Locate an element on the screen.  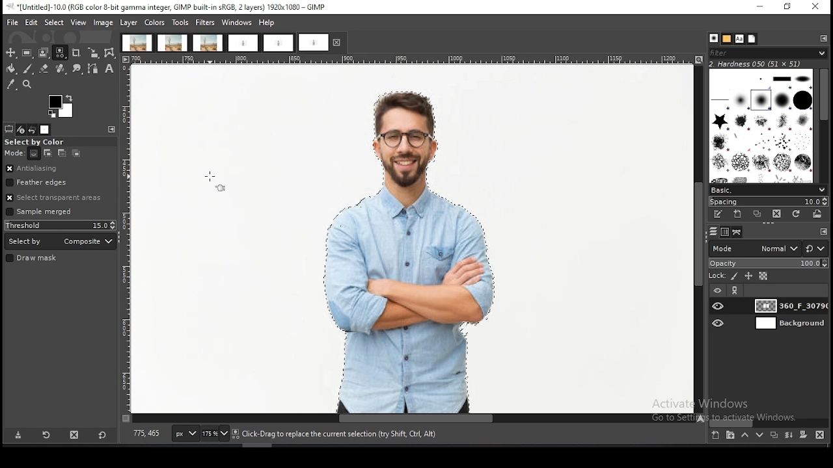
configure this tab is located at coordinates (822, 231).